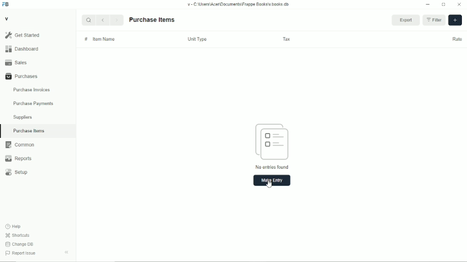  I want to click on add, so click(455, 20).